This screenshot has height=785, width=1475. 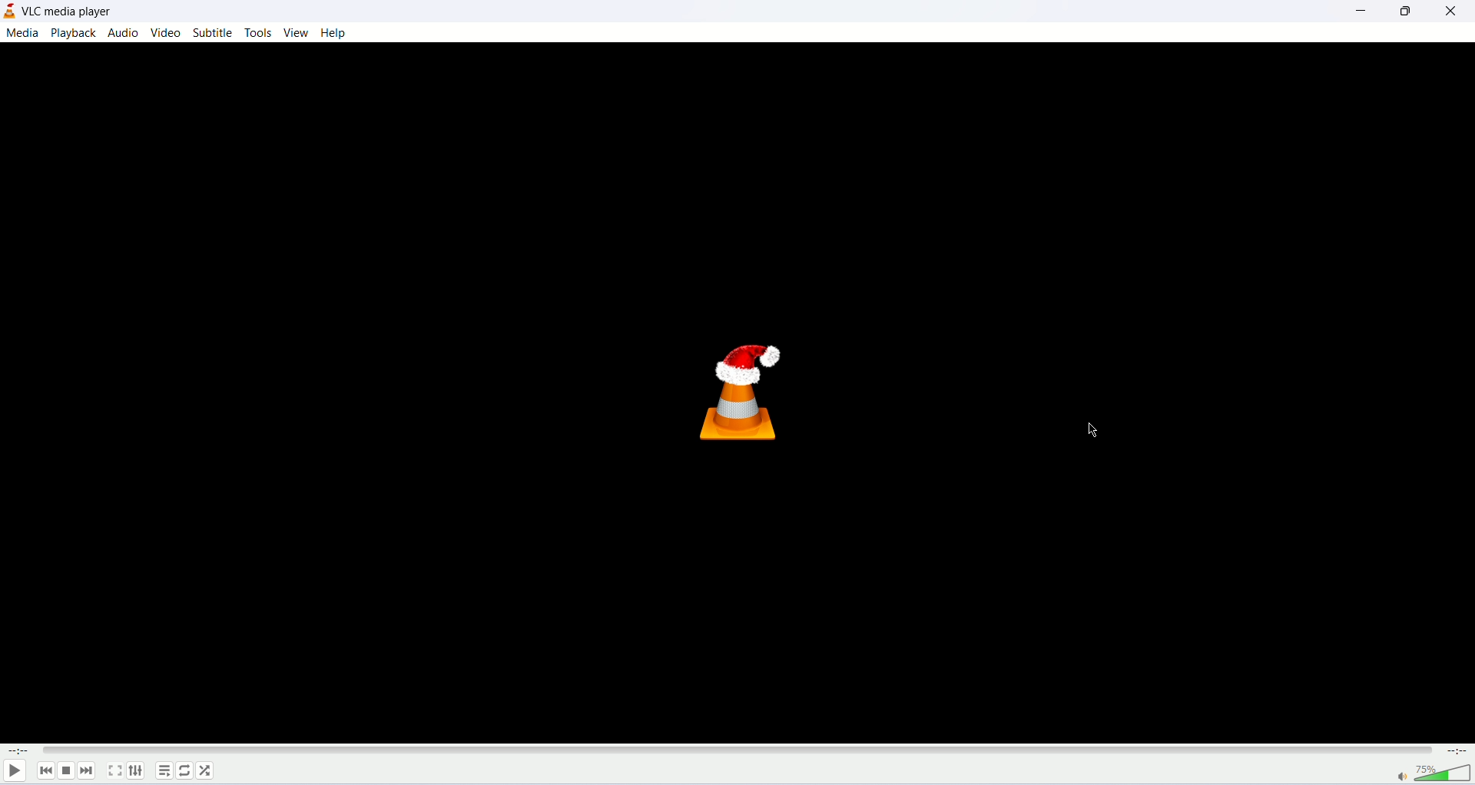 What do you see at coordinates (20, 751) in the screenshot?
I see `played time` at bounding box center [20, 751].